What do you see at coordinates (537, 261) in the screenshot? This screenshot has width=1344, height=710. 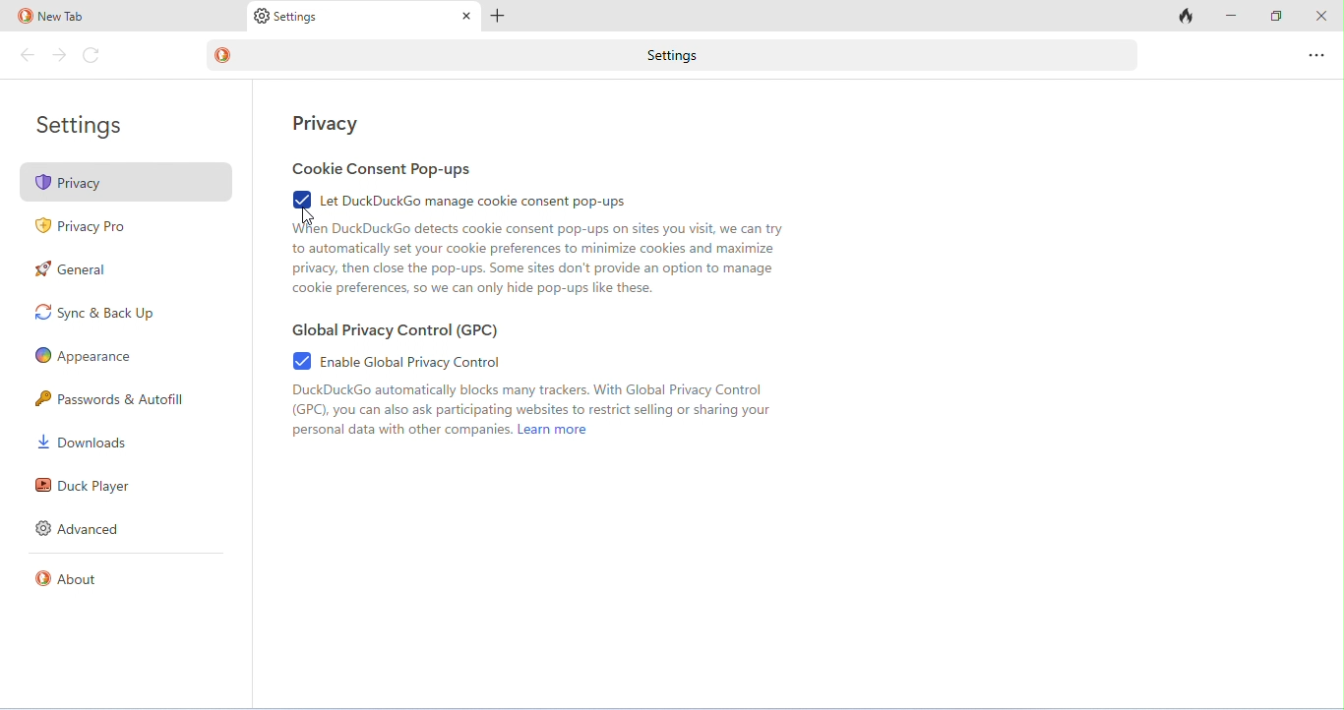 I see `When Duckduckgo detects cookie constant pop ups on sites you visit, we can try to automatically set your cookie performance to minimise cookies and maximise privacy then close the pop ups Some sites don't provide an option to manage Cookie preferences so we can only hide Pop ups like this` at bounding box center [537, 261].